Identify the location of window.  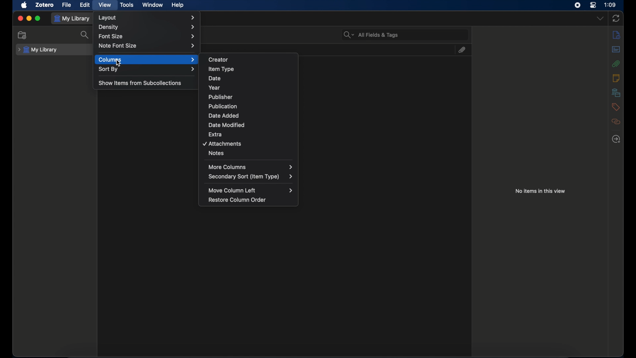
(152, 5).